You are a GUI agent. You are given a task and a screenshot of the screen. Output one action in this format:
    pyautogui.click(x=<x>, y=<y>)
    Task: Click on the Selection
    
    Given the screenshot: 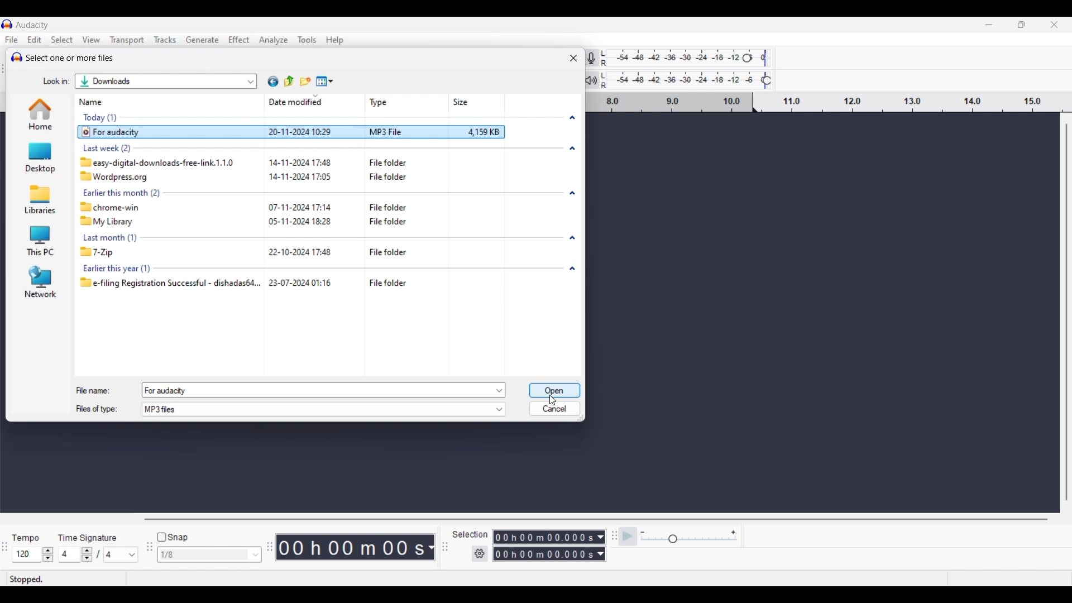 What is the action you would take?
    pyautogui.click(x=471, y=534)
    